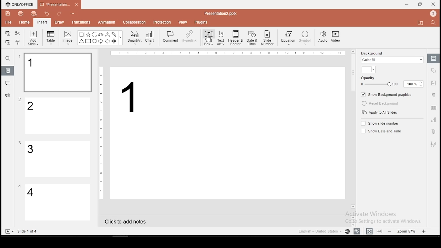 The height and width of the screenshot is (248, 441). Describe the element at coordinates (368, 231) in the screenshot. I see `fit to width` at that location.